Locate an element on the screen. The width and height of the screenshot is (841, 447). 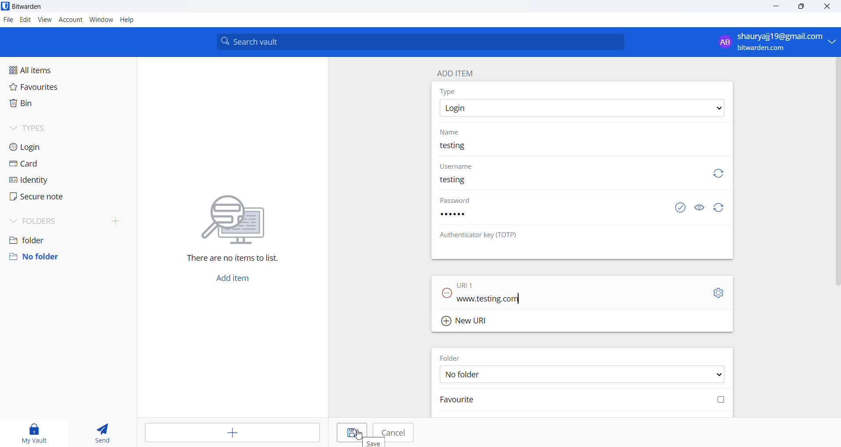
password is located at coordinates (459, 201).